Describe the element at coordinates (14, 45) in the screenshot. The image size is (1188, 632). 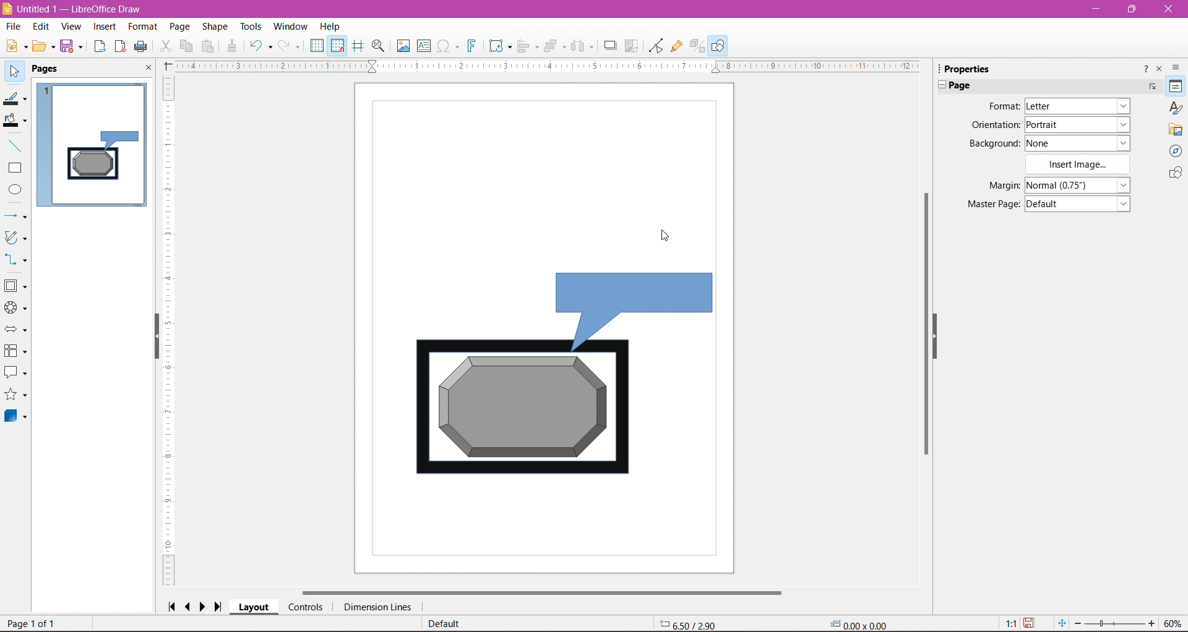
I see `New` at that location.